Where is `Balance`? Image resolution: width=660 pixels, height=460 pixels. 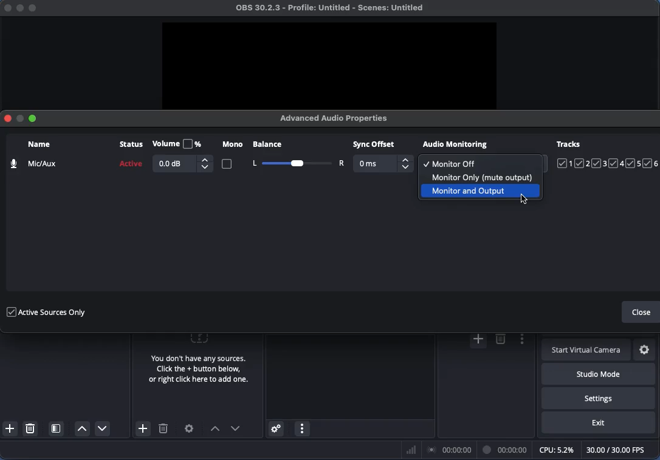 Balance is located at coordinates (296, 163).